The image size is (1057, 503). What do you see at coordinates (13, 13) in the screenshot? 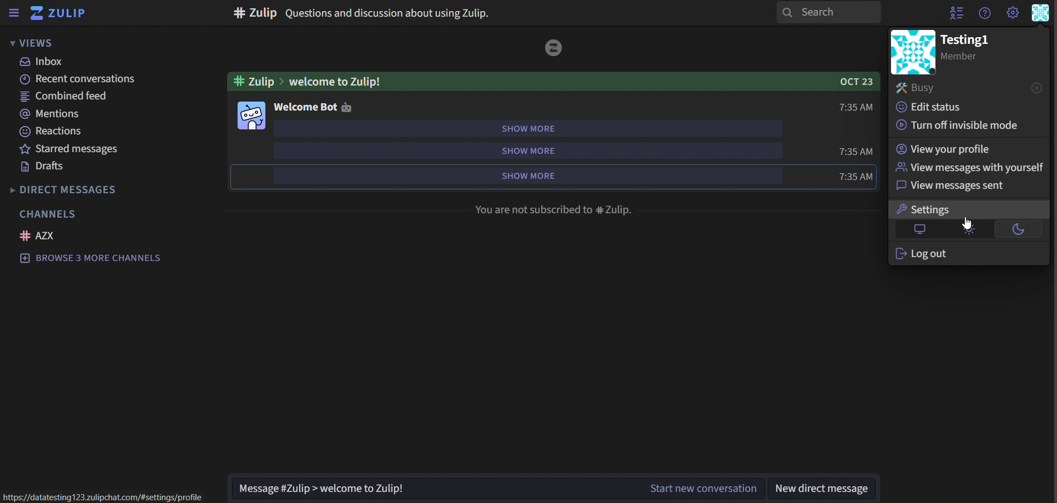
I see `side bar` at bounding box center [13, 13].